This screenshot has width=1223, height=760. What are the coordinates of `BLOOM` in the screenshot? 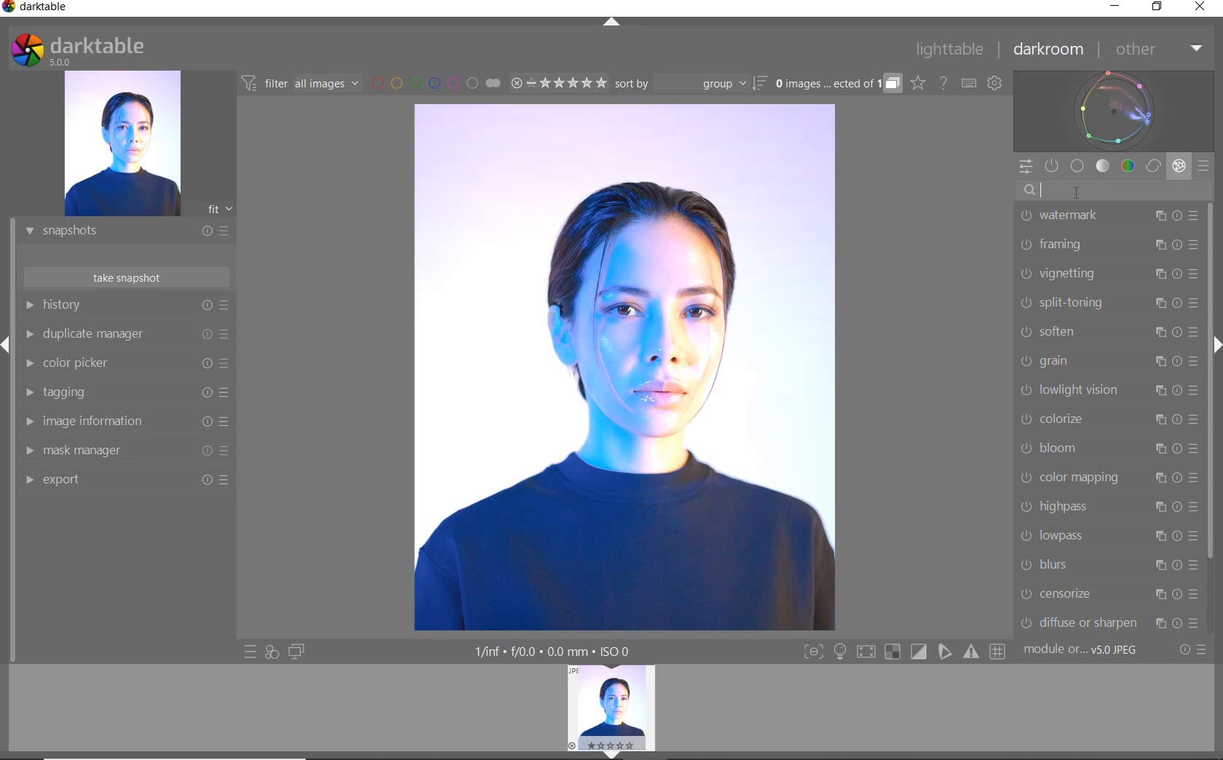 It's located at (1107, 448).